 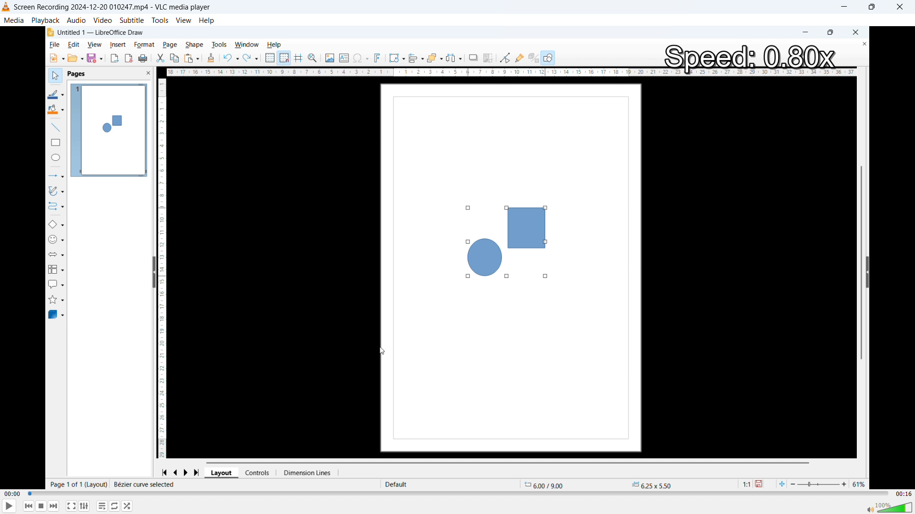 What do you see at coordinates (10, 505) in the screenshot?
I see `play ` at bounding box center [10, 505].